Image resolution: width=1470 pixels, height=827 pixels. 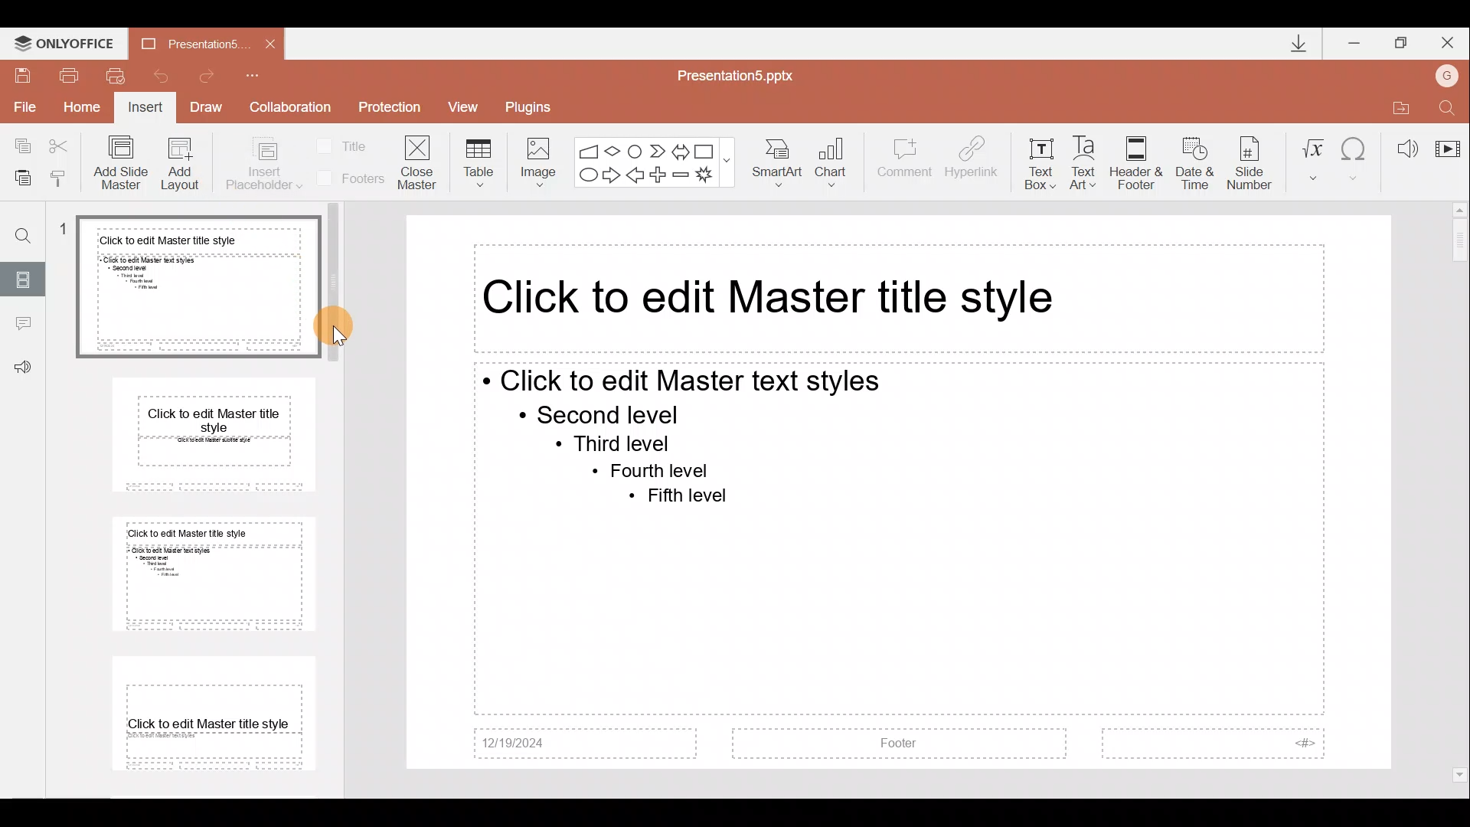 What do you see at coordinates (352, 332) in the screenshot?
I see `Cursor` at bounding box center [352, 332].